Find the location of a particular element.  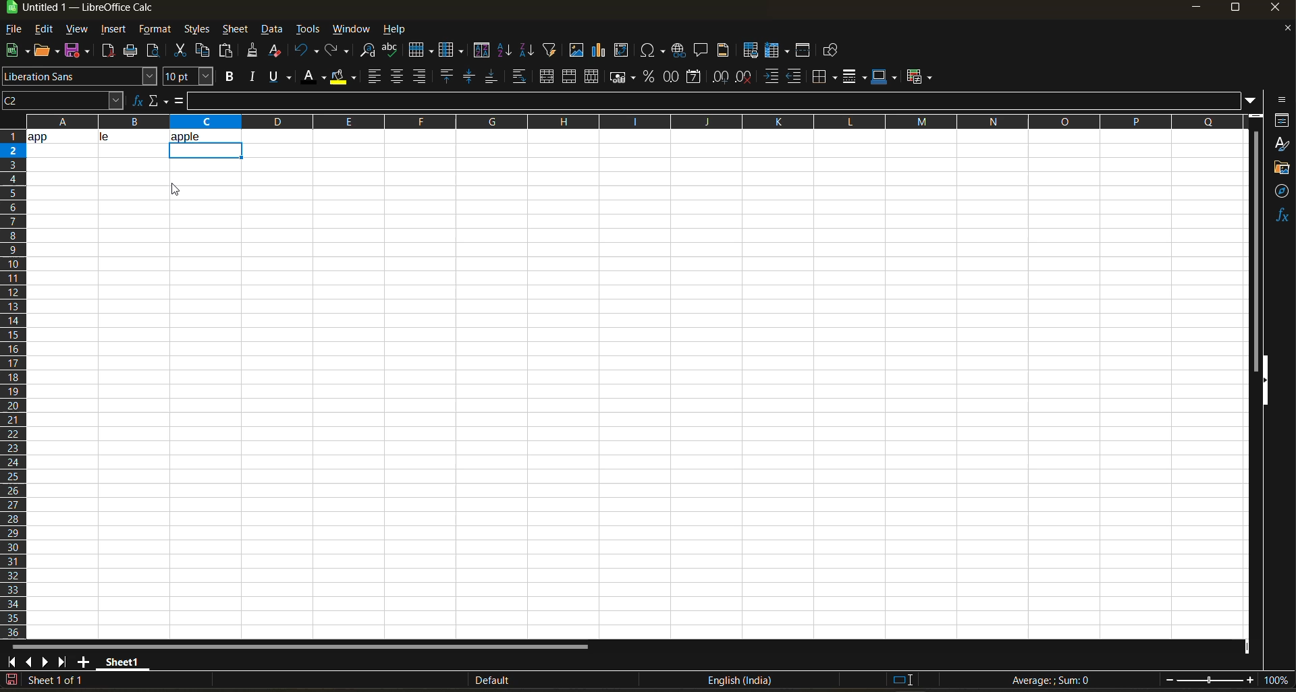

add sheet is located at coordinates (83, 662).